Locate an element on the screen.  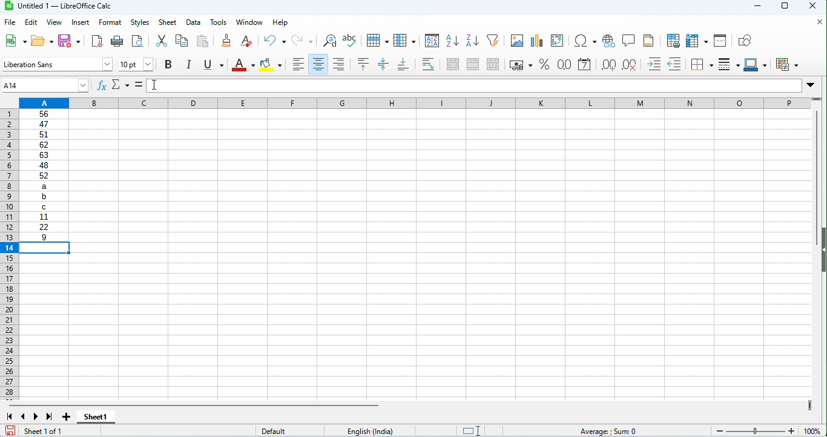
save is located at coordinates (70, 41).